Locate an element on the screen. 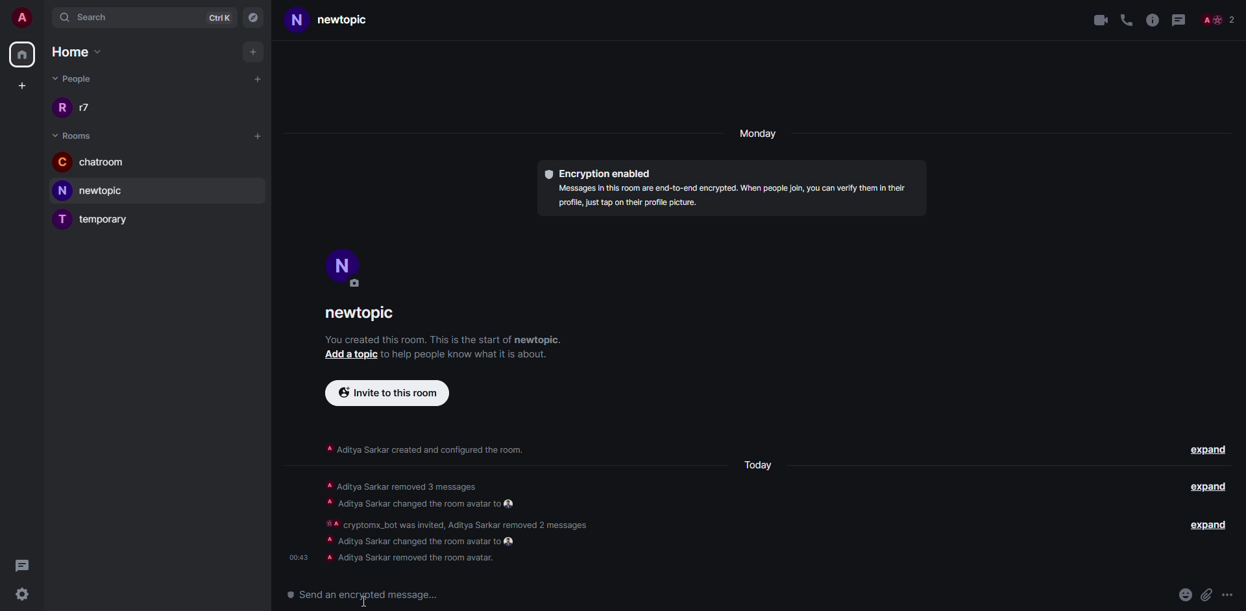 The image size is (1246, 611). attach is located at coordinates (1207, 595).